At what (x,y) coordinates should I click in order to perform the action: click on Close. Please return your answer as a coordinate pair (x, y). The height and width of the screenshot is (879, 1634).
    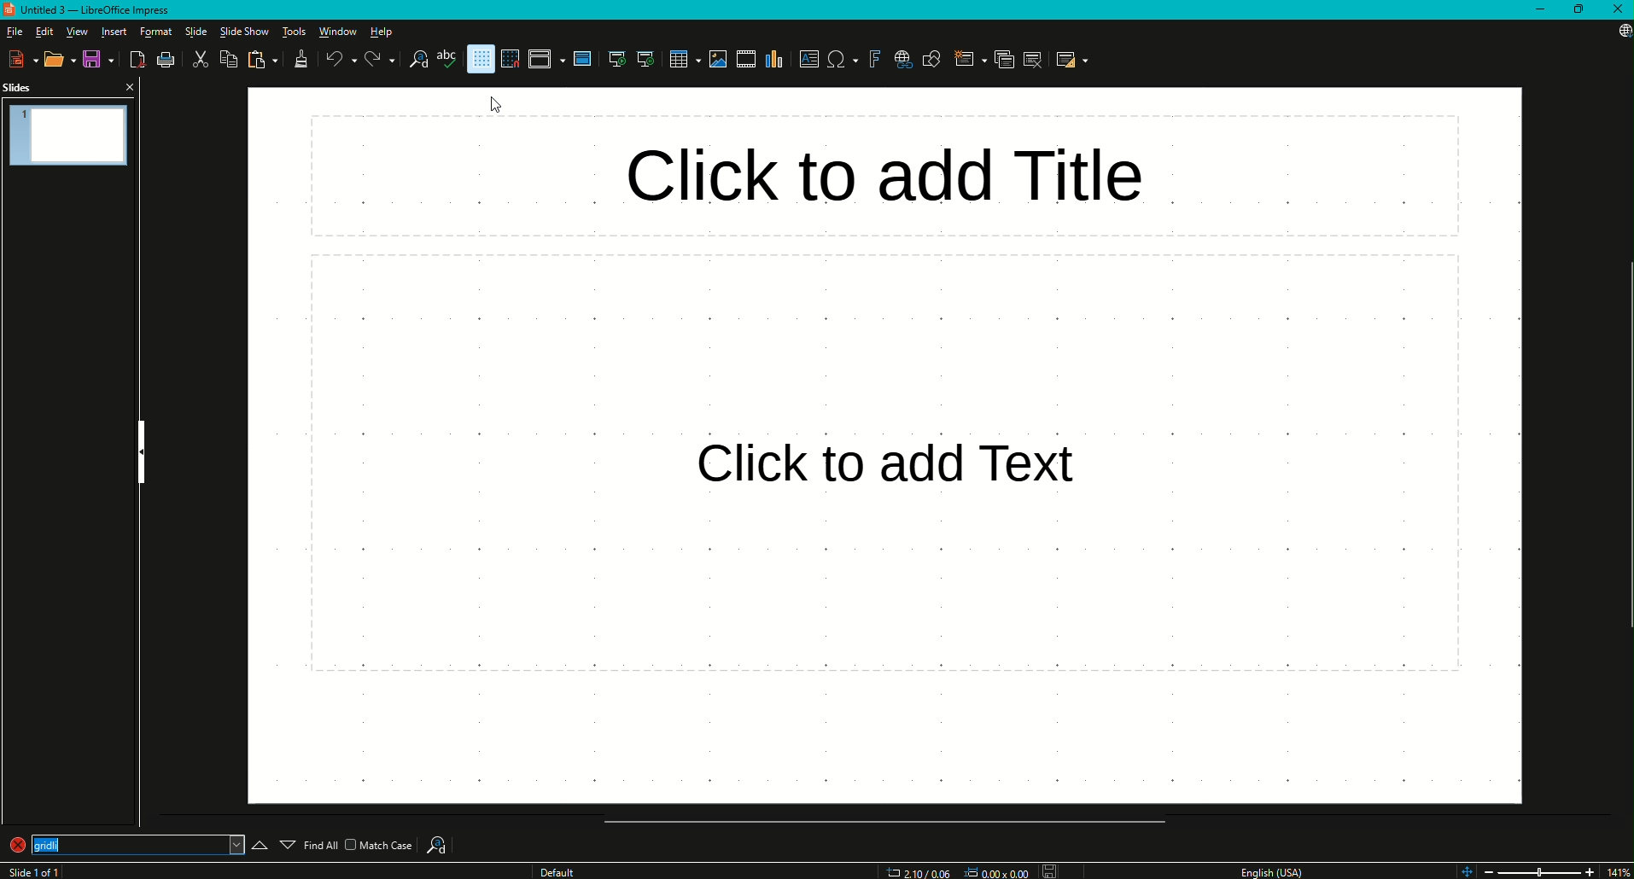
    Looking at the image, I should click on (1618, 11).